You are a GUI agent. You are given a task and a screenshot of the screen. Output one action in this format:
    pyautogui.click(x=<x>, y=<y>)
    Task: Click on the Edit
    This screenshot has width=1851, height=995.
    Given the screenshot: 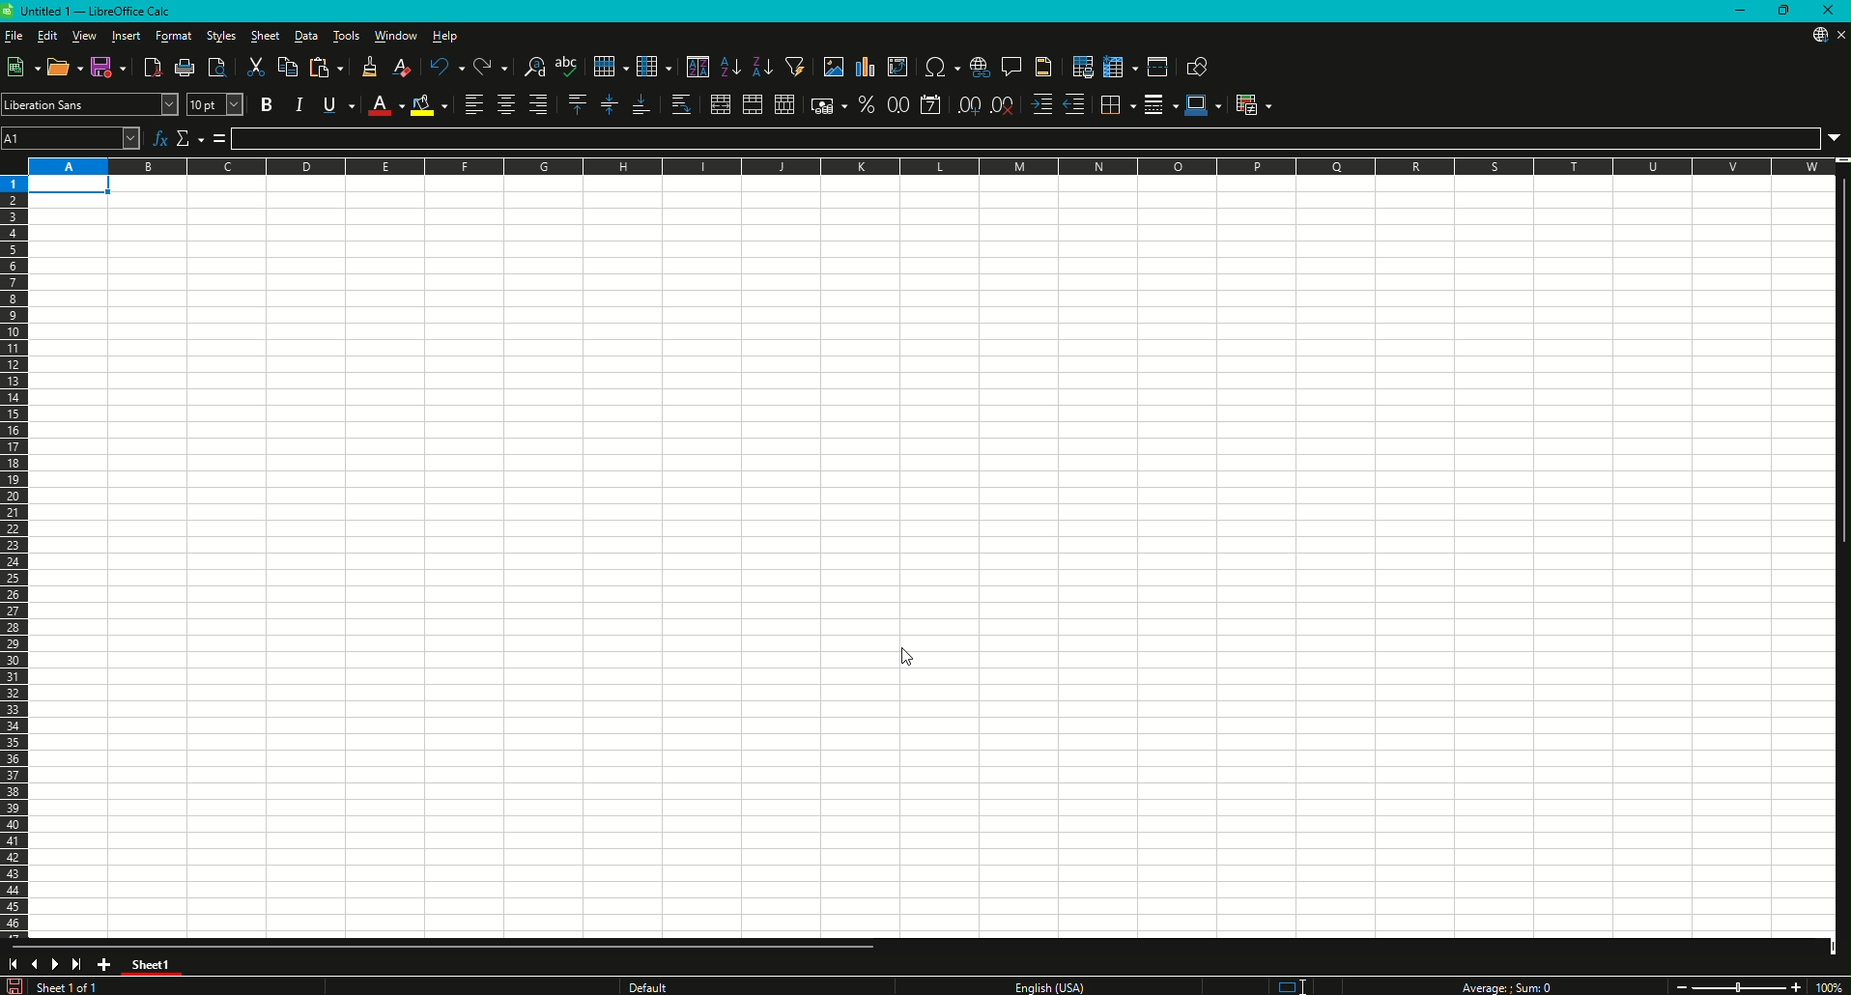 What is the action you would take?
    pyautogui.click(x=46, y=35)
    